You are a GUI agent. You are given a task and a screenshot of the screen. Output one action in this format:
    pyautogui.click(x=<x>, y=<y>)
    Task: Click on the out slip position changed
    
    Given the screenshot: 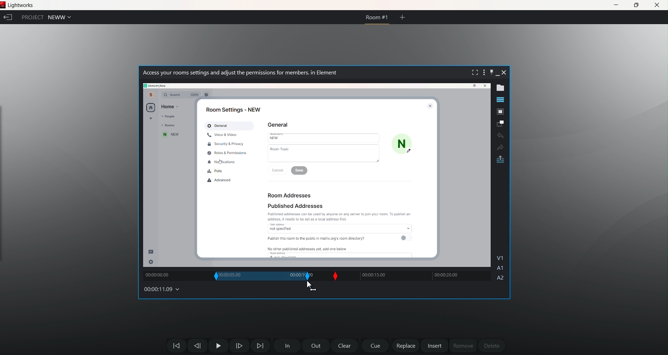 What is the action you would take?
    pyautogui.click(x=308, y=276)
    